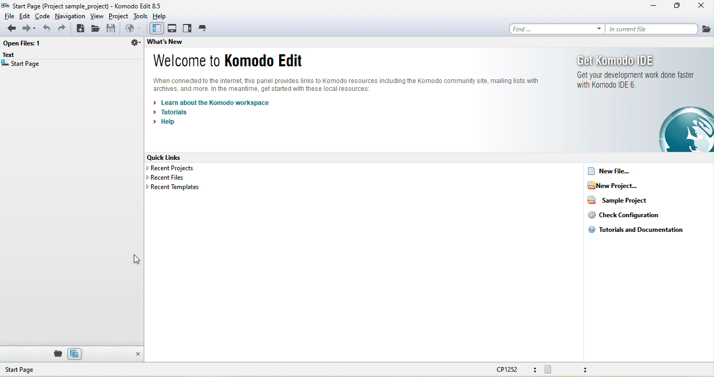 This screenshot has width=714, height=377. Describe the element at coordinates (204, 28) in the screenshot. I see `tab` at that location.